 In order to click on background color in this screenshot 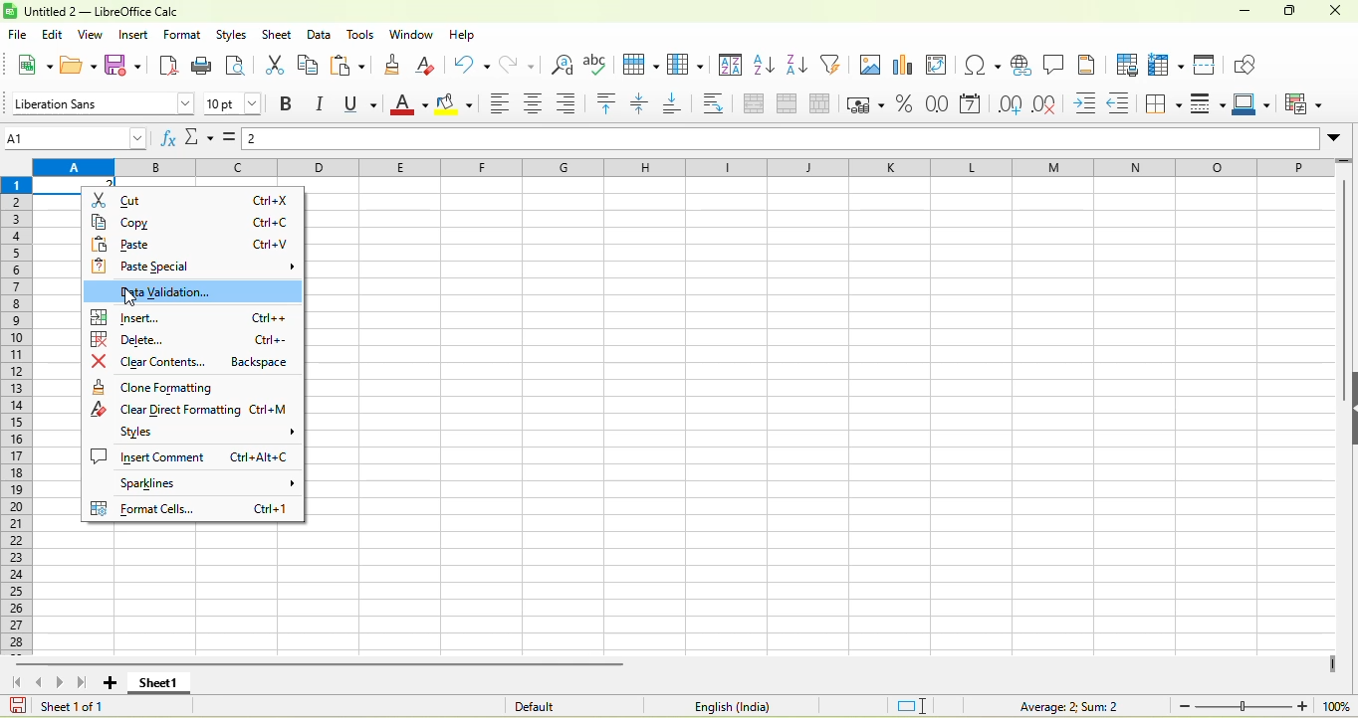, I will do `click(455, 104)`.